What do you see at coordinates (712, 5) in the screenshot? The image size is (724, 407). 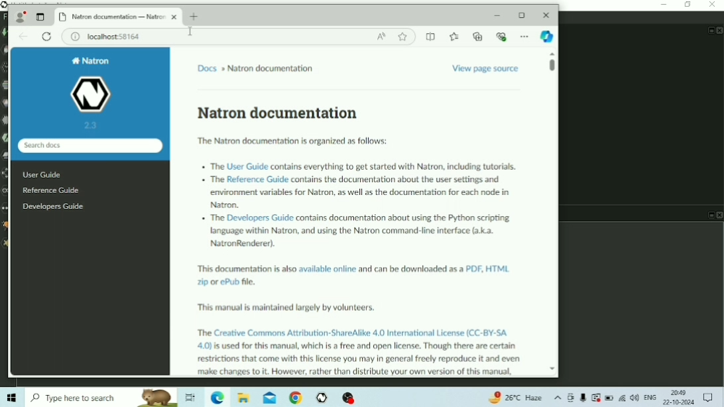 I see `Close` at bounding box center [712, 5].